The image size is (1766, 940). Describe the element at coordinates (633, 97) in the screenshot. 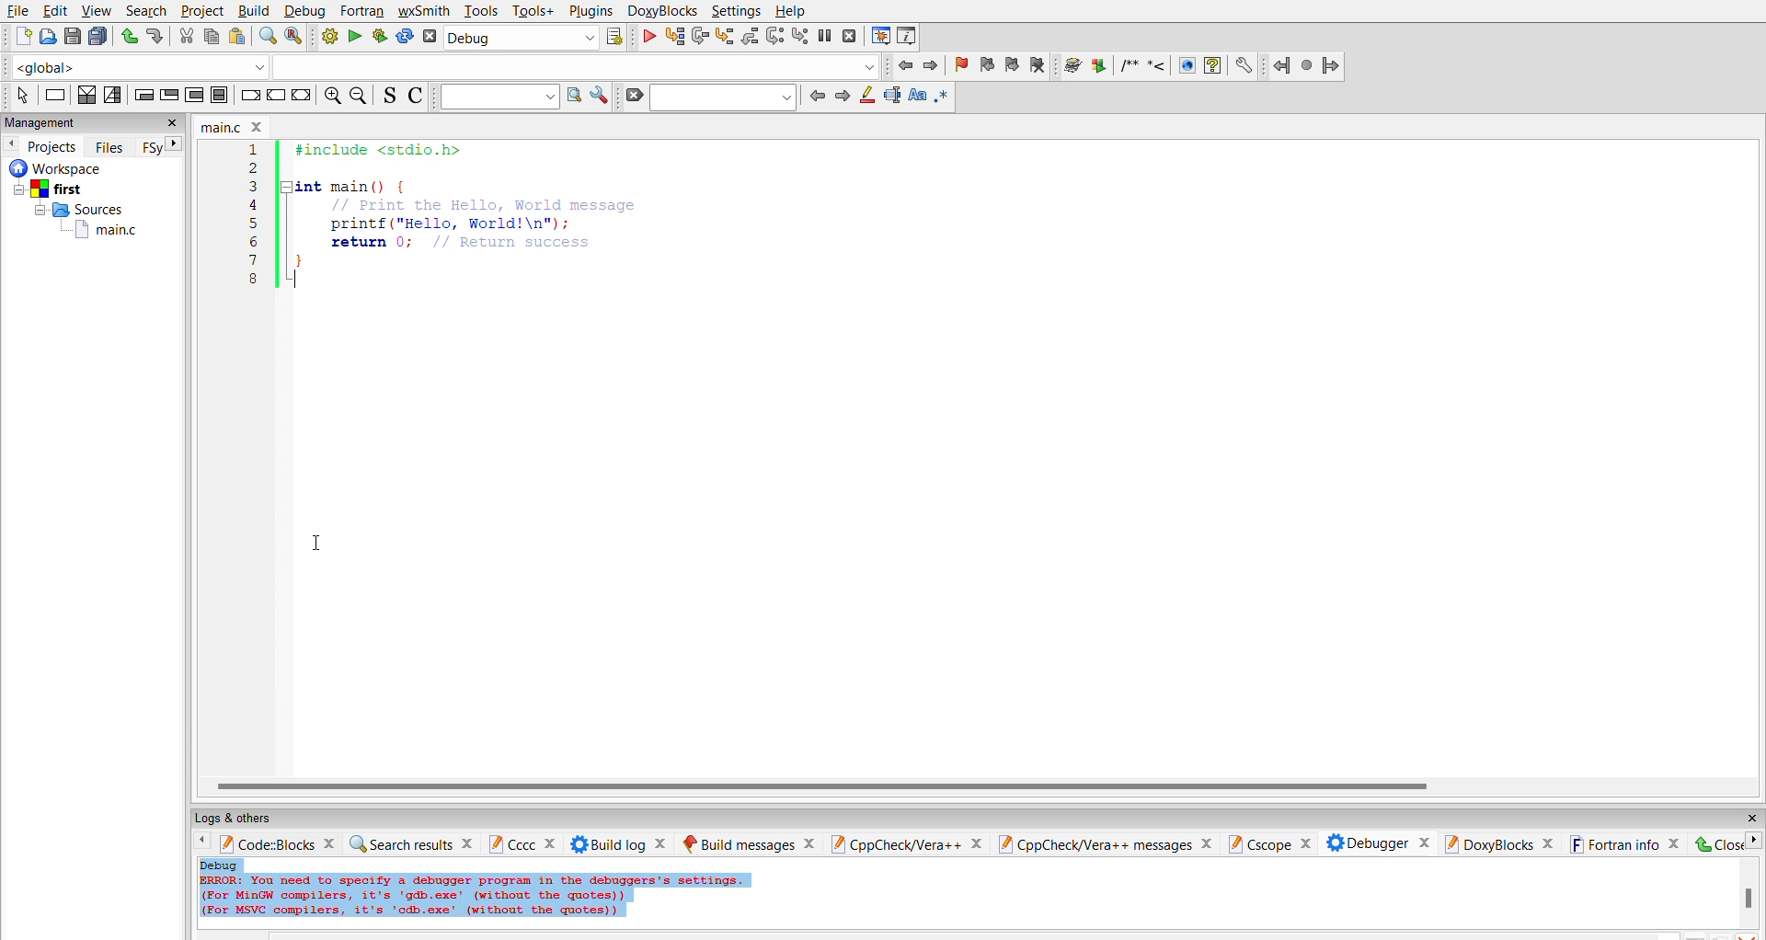

I see `clear` at that location.